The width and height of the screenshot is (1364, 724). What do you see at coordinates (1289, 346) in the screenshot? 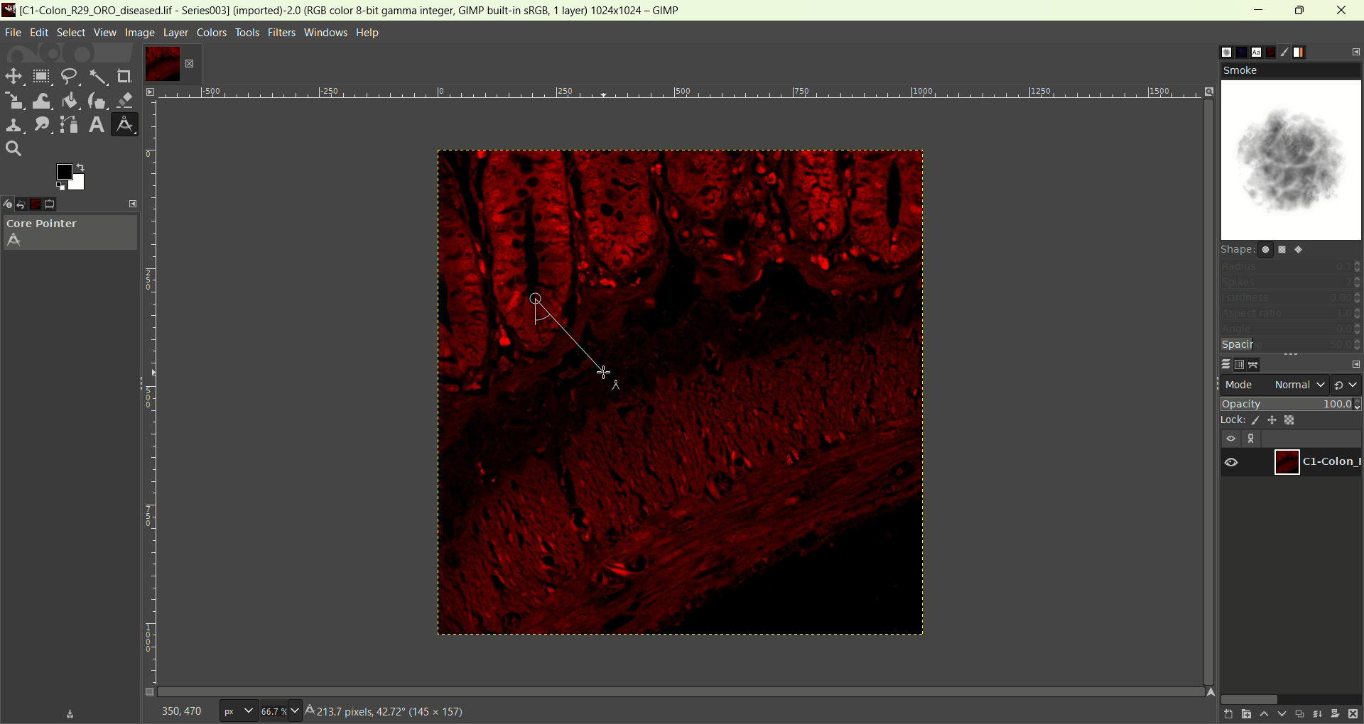
I see `spacing` at bounding box center [1289, 346].